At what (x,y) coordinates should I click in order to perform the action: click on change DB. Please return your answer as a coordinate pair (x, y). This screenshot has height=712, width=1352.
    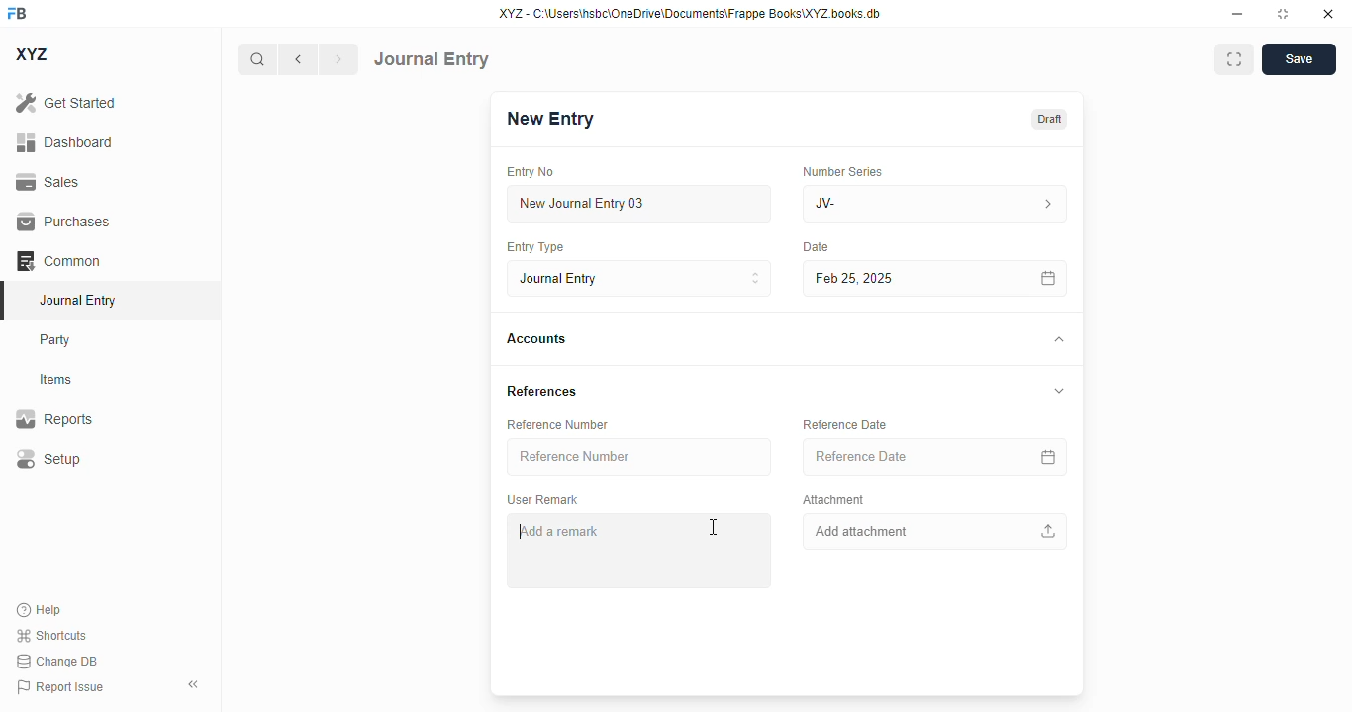
    Looking at the image, I should click on (57, 661).